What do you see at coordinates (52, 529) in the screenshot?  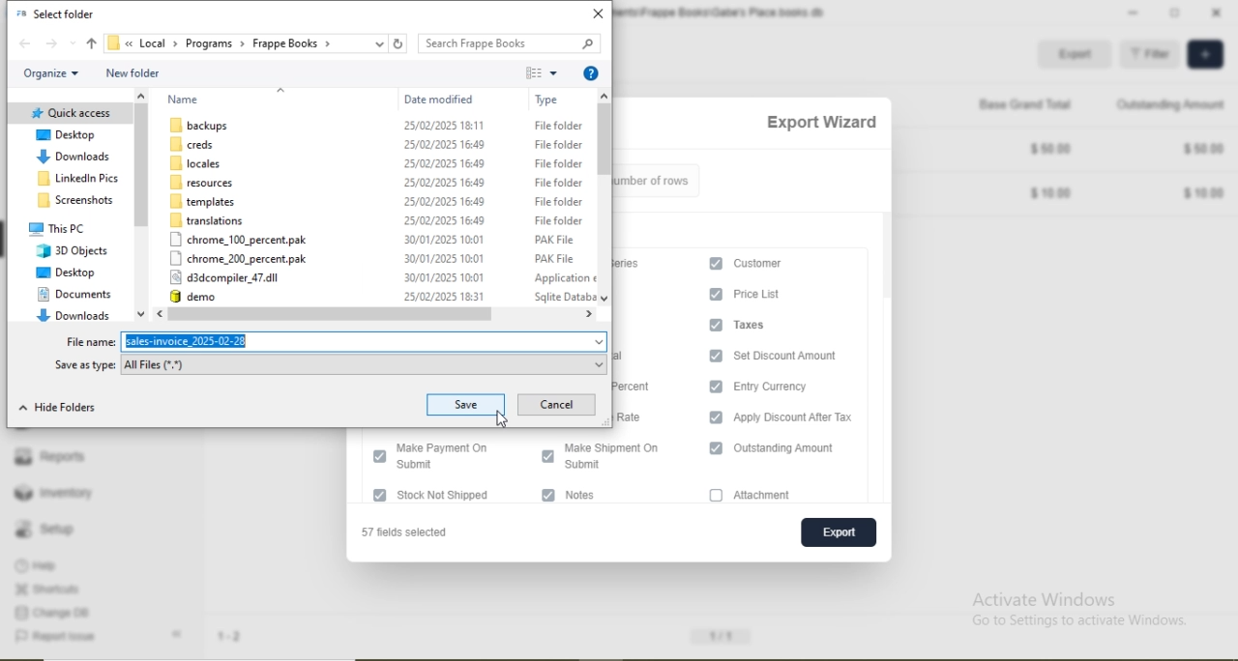 I see `Setup` at bounding box center [52, 529].